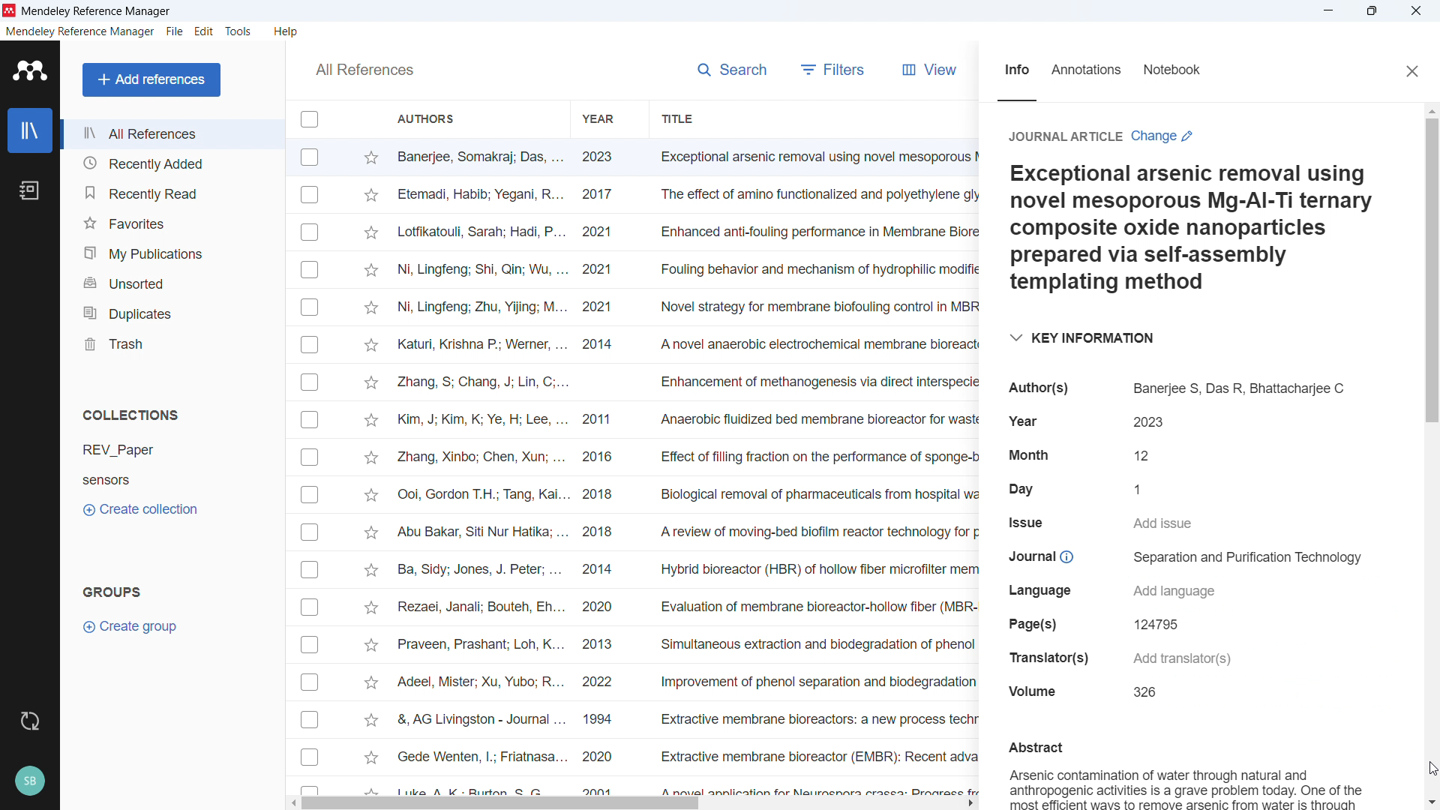 The image size is (1440, 810). Describe the element at coordinates (370, 271) in the screenshot. I see `click to starmark individual entries` at that location.